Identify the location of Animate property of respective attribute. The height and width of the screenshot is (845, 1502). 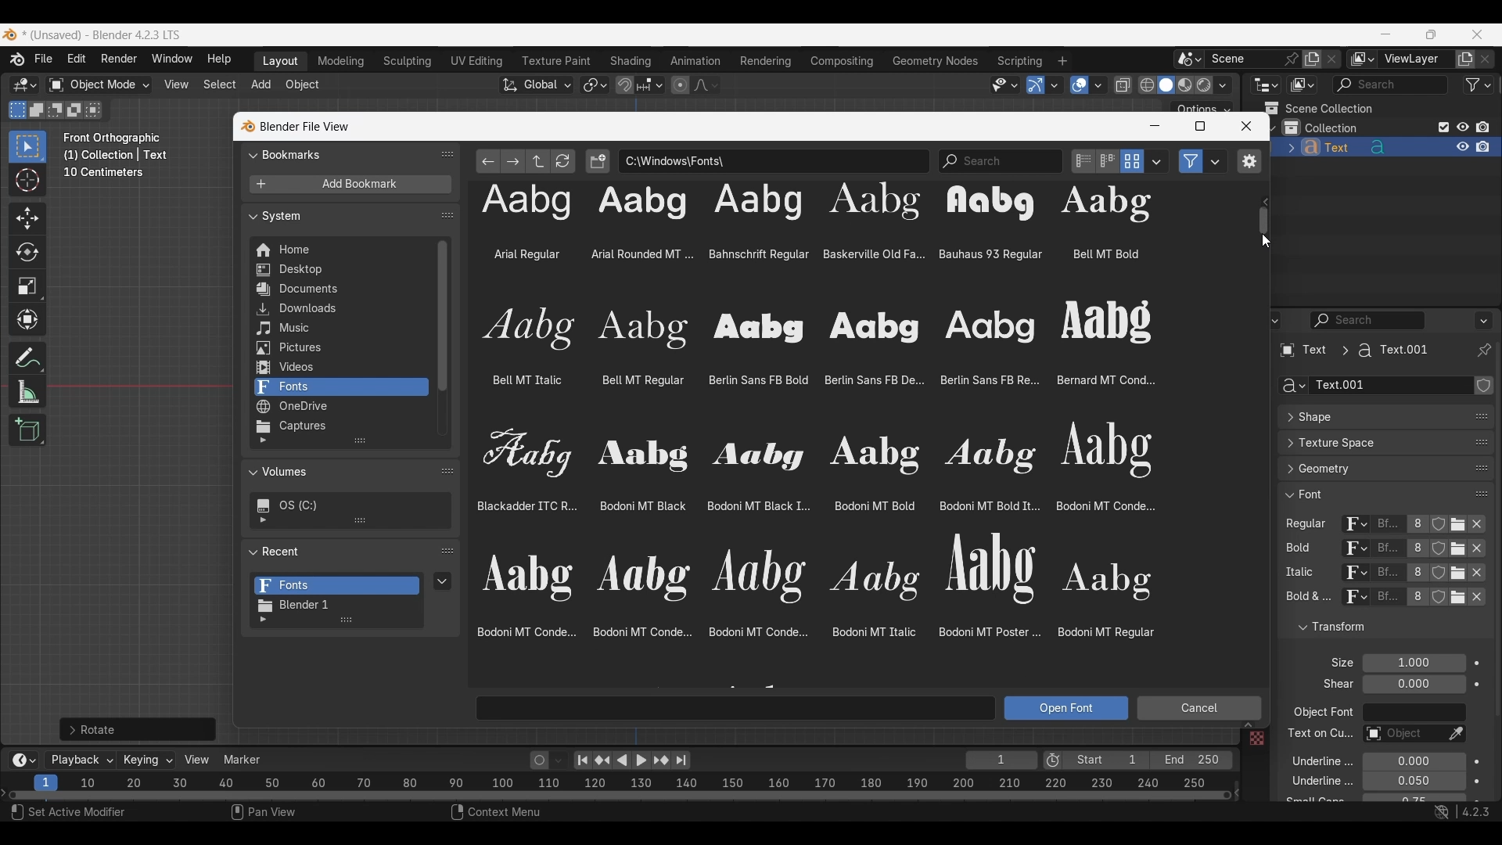
(1478, 730).